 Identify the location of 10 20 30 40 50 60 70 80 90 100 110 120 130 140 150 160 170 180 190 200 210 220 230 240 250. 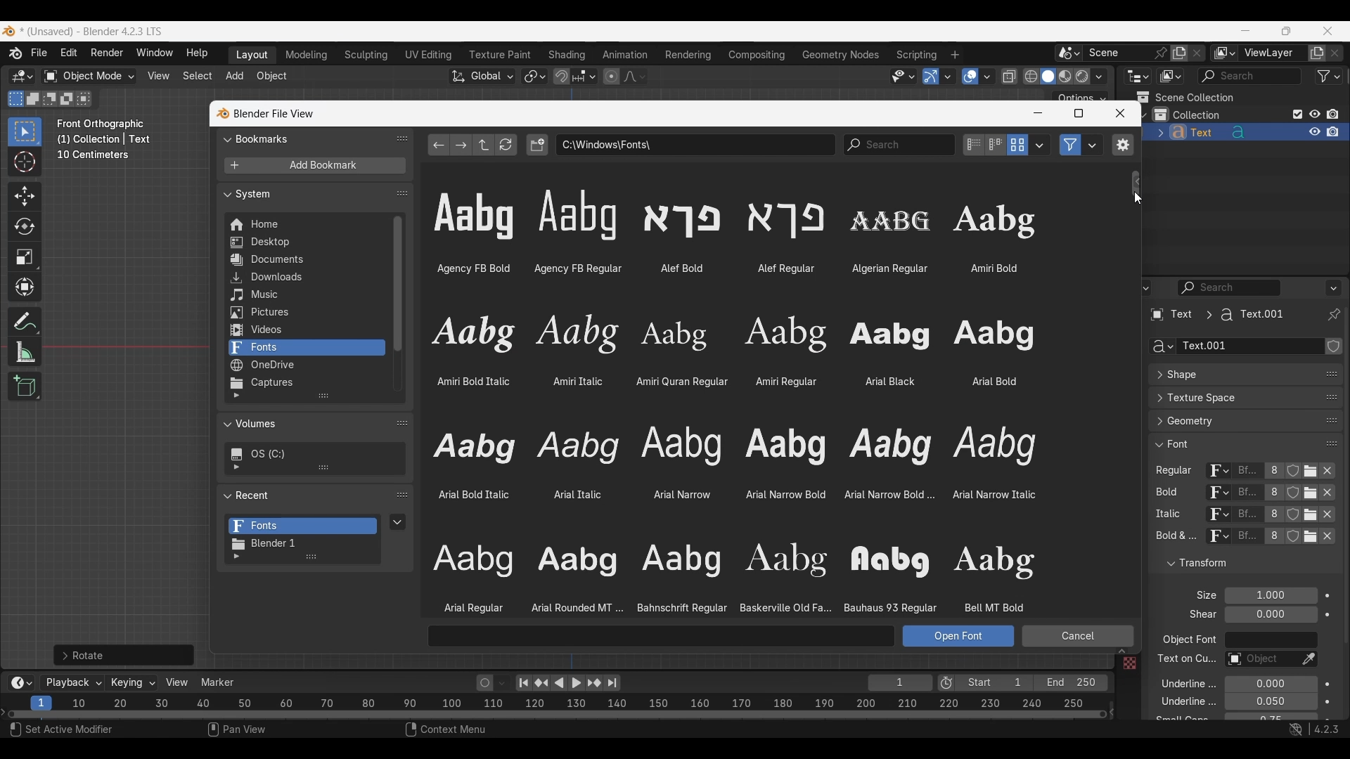
(581, 701).